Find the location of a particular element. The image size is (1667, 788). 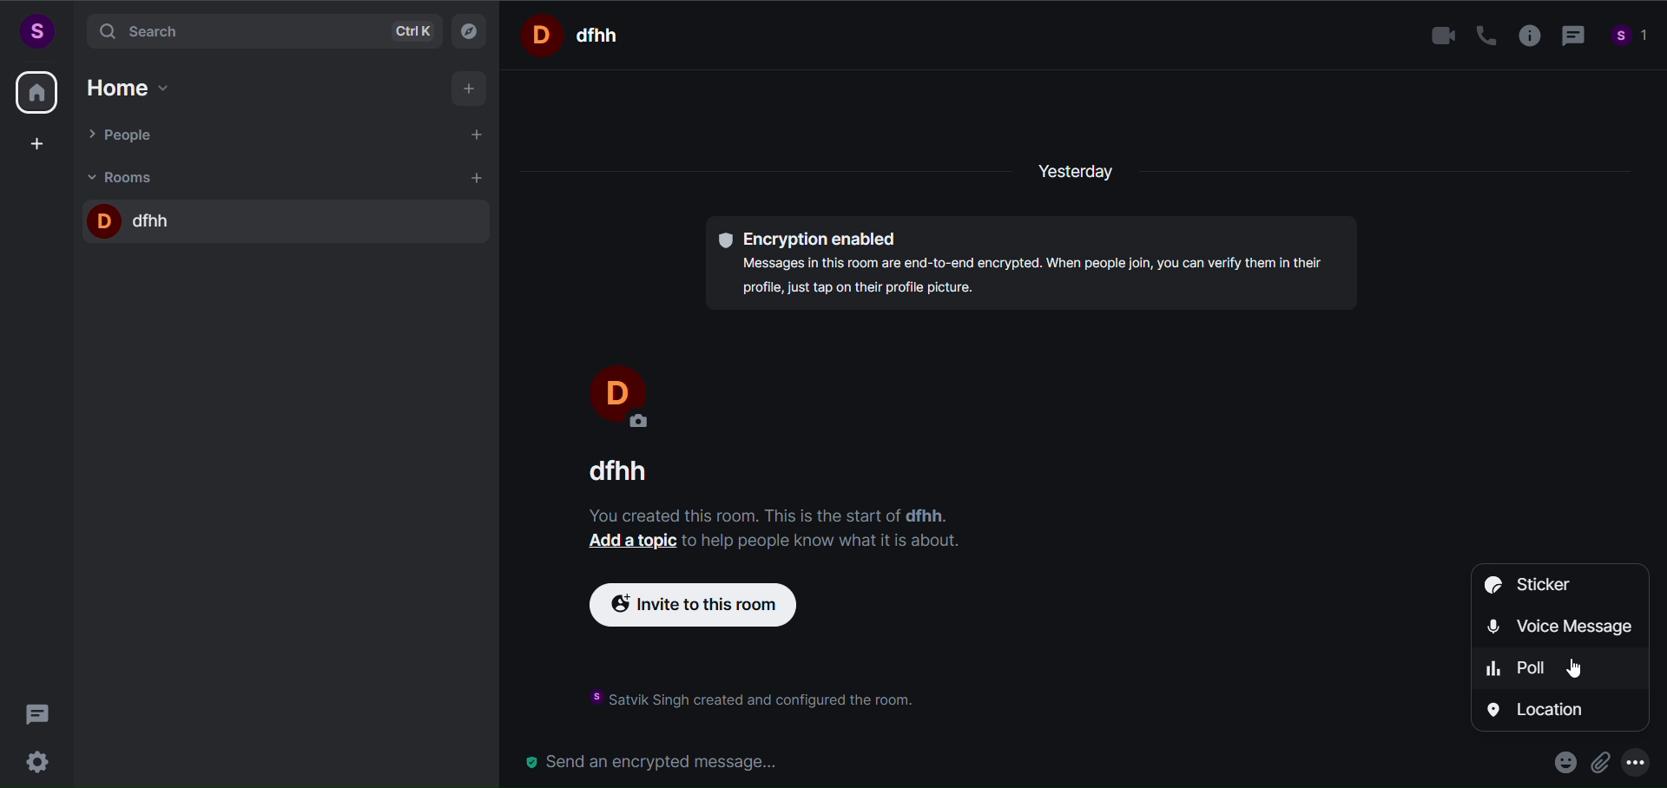

call is located at coordinates (1479, 36).